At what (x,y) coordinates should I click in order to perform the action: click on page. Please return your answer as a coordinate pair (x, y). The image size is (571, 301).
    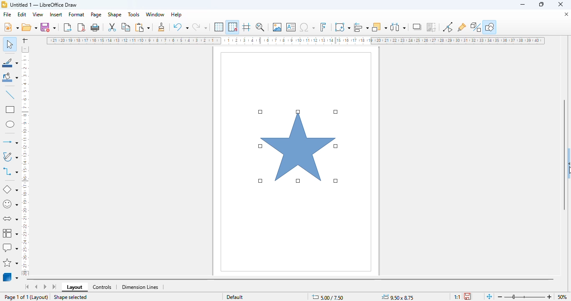
    Looking at the image, I should click on (97, 14).